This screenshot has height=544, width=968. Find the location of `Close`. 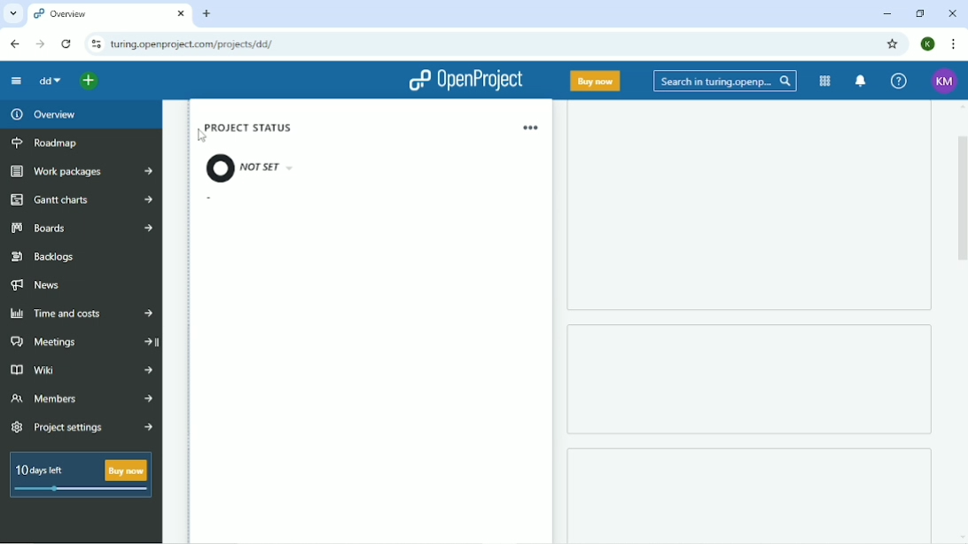

Close is located at coordinates (953, 14).